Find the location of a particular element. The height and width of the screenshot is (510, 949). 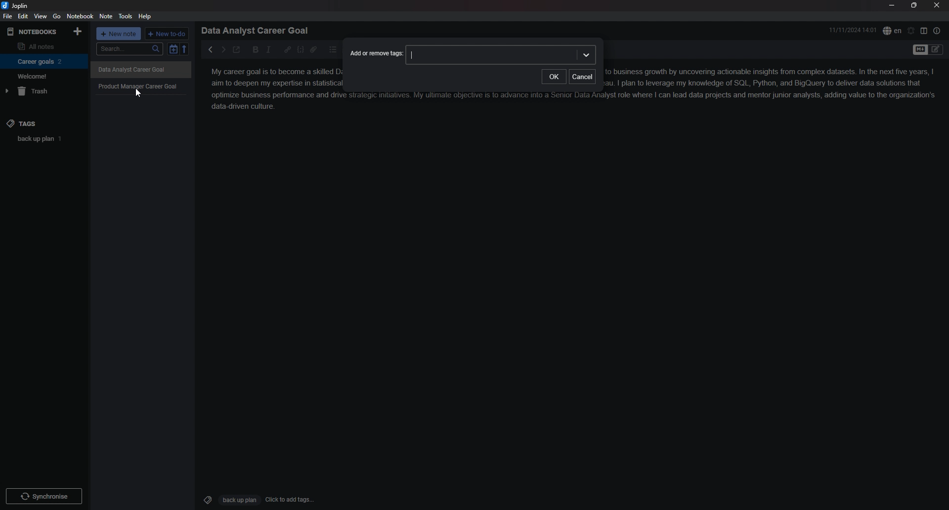

search... is located at coordinates (129, 49).